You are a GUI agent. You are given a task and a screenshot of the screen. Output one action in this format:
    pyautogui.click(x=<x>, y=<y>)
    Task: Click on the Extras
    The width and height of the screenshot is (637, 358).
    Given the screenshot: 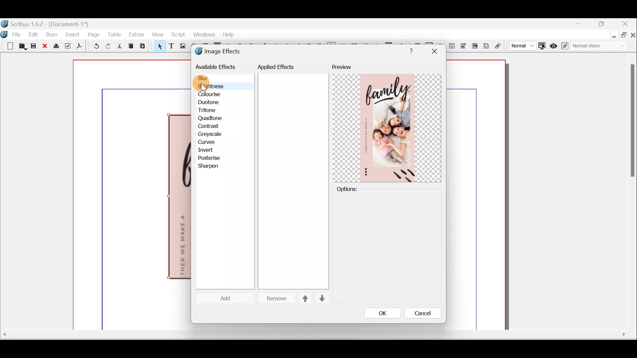 What is the action you would take?
    pyautogui.click(x=136, y=34)
    